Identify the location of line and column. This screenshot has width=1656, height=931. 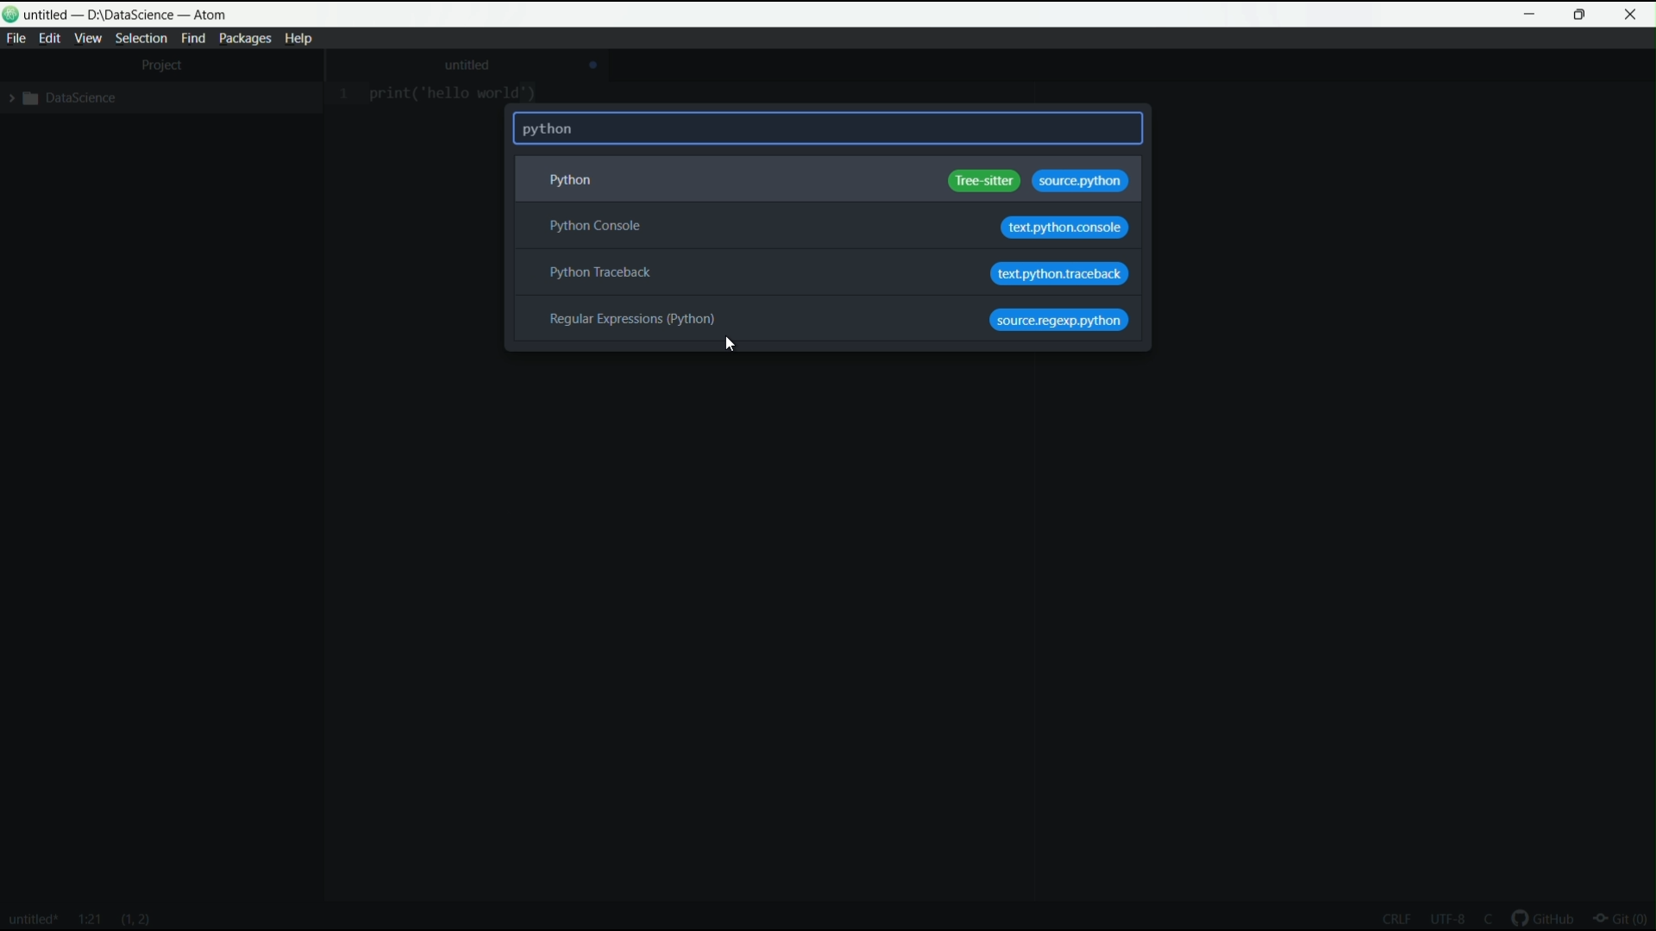
(90, 920).